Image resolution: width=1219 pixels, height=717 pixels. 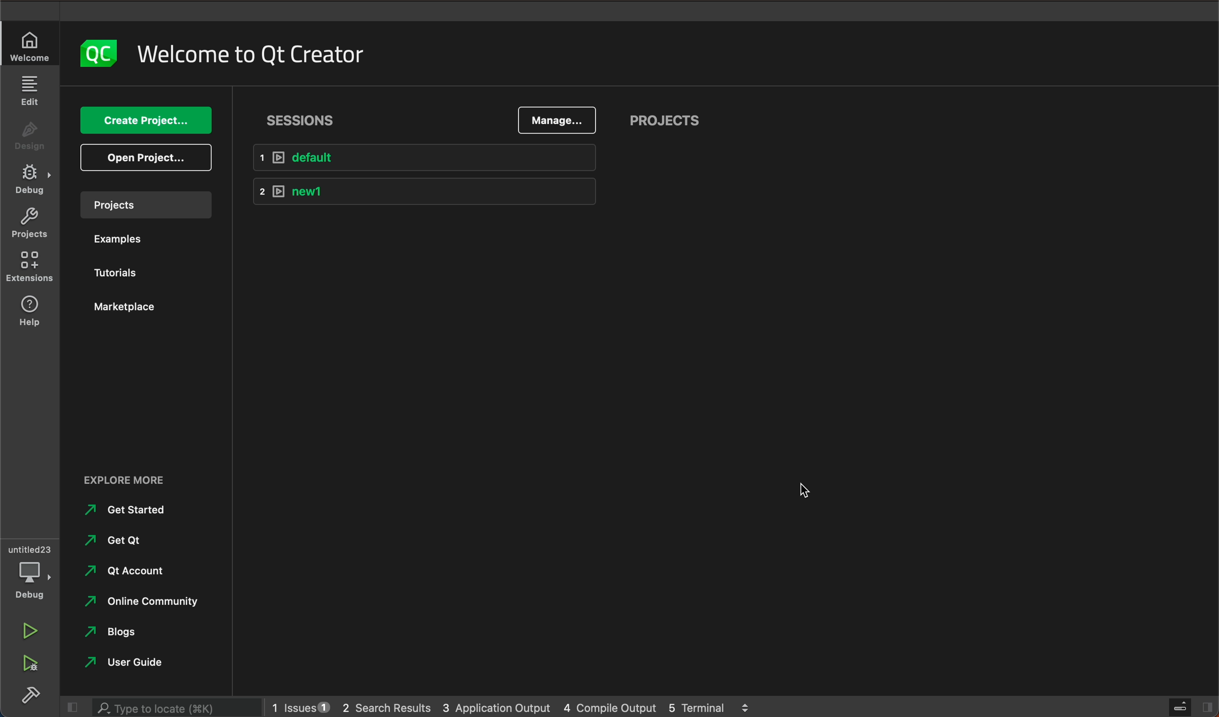 I want to click on design, so click(x=31, y=139).